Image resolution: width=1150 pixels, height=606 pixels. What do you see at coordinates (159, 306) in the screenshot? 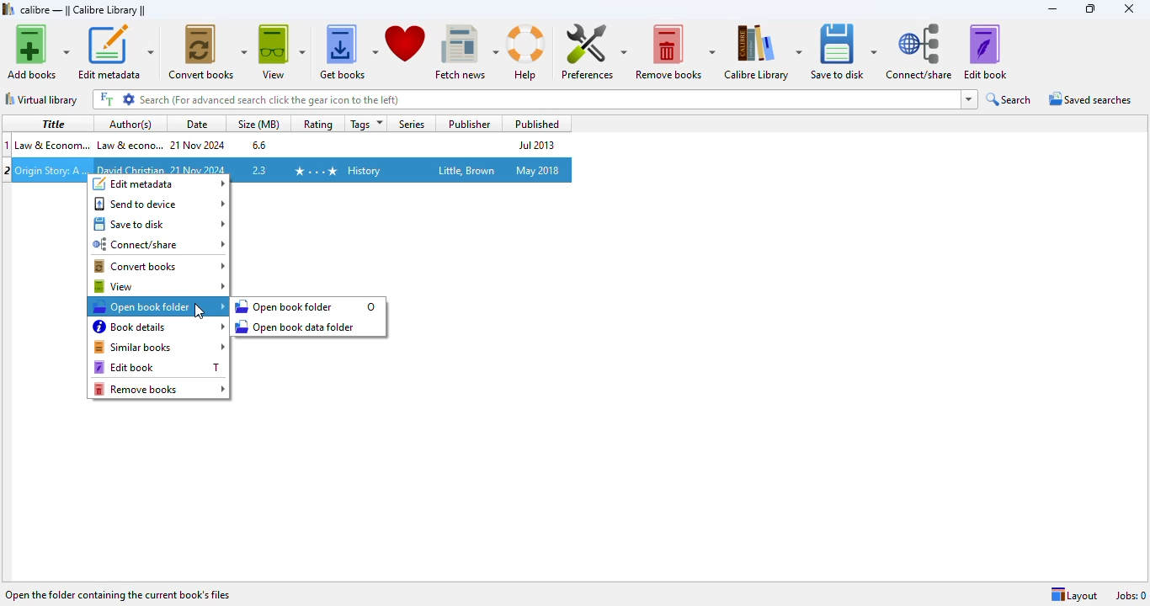
I see `open book folder` at bounding box center [159, 306].